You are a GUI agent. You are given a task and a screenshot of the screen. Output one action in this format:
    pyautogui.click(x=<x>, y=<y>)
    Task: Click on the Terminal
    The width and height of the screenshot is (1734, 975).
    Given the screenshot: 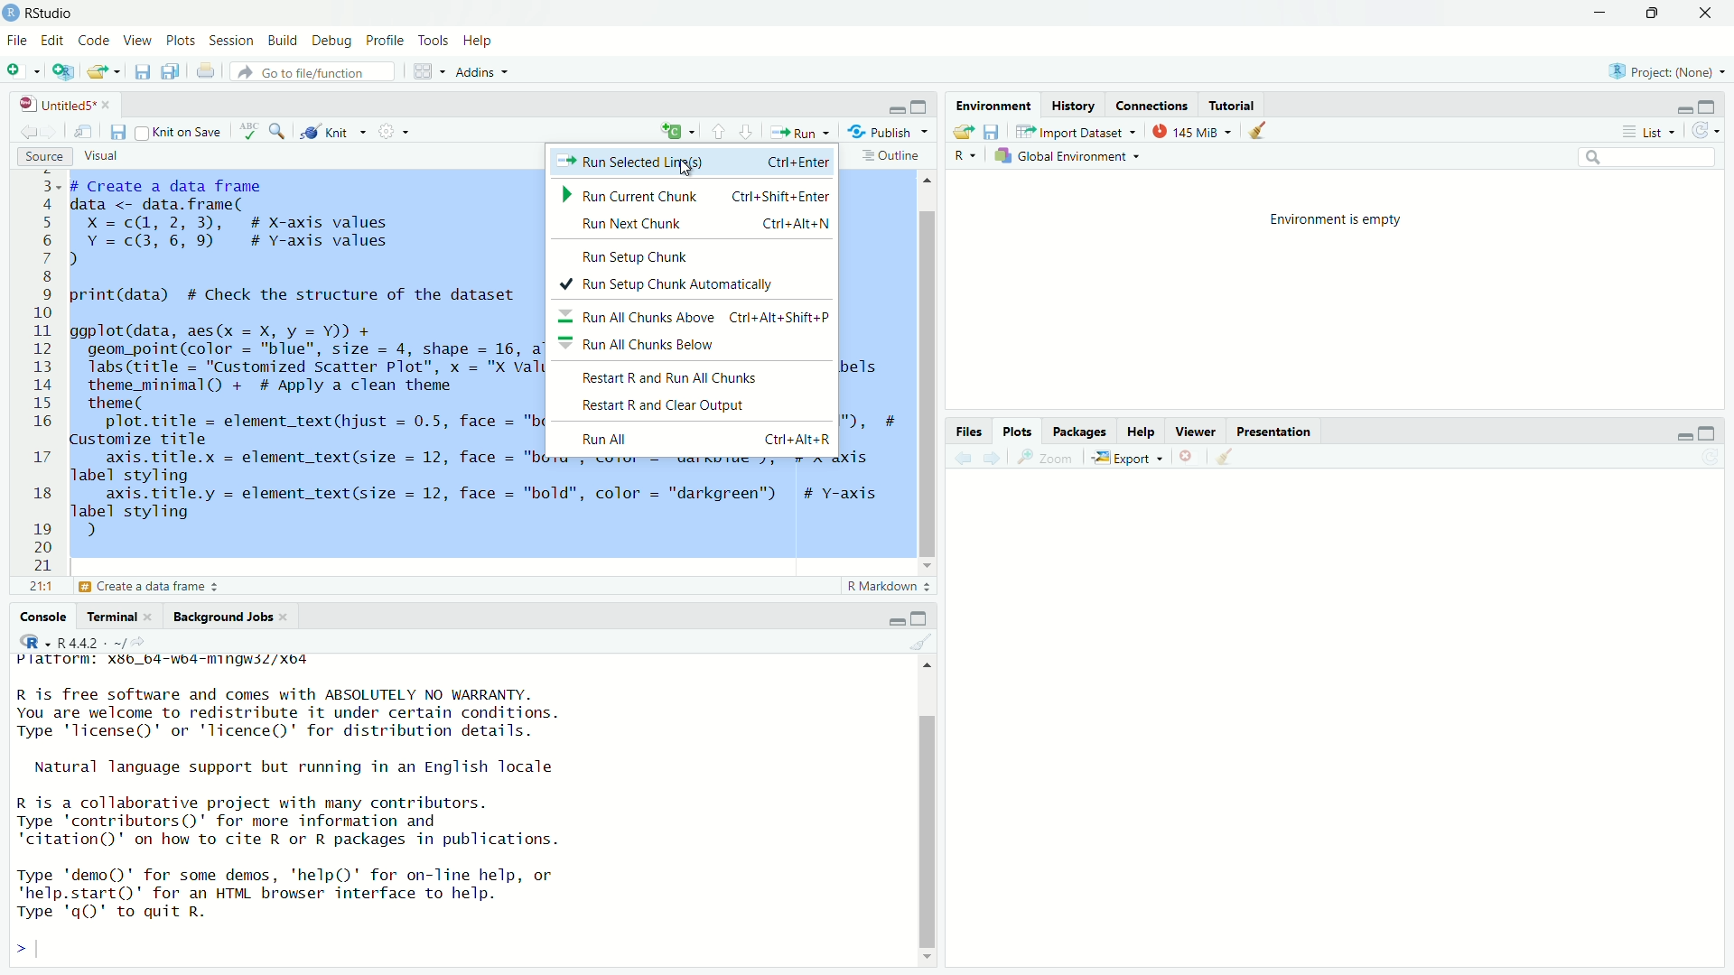 What is the action you would take?
    pyautogui.click(x=119, y=617)
    